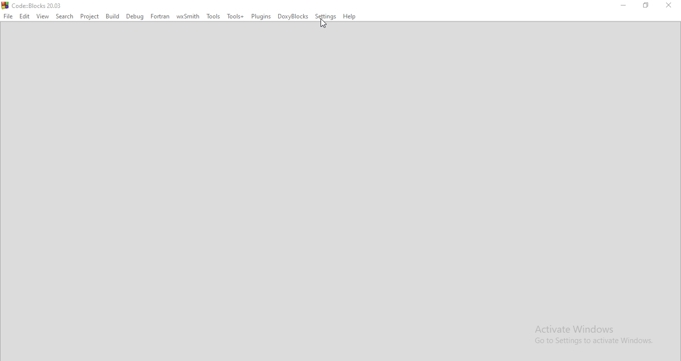 This screenshot has width=681, height=361. What do you see at coordinates (8, 16) in the screenshot?
I see `File` at bounding box center [8, 16].